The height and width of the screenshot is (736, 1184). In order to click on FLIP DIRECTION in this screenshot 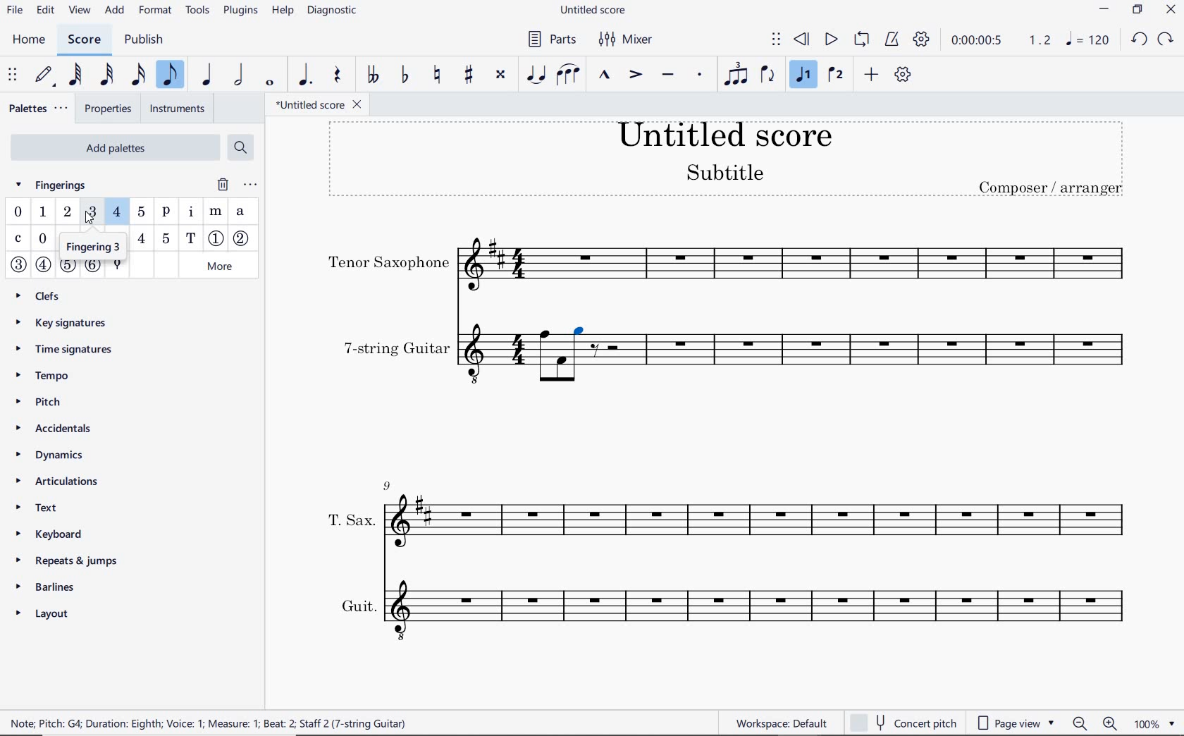, I will do `click(767, 75)`.